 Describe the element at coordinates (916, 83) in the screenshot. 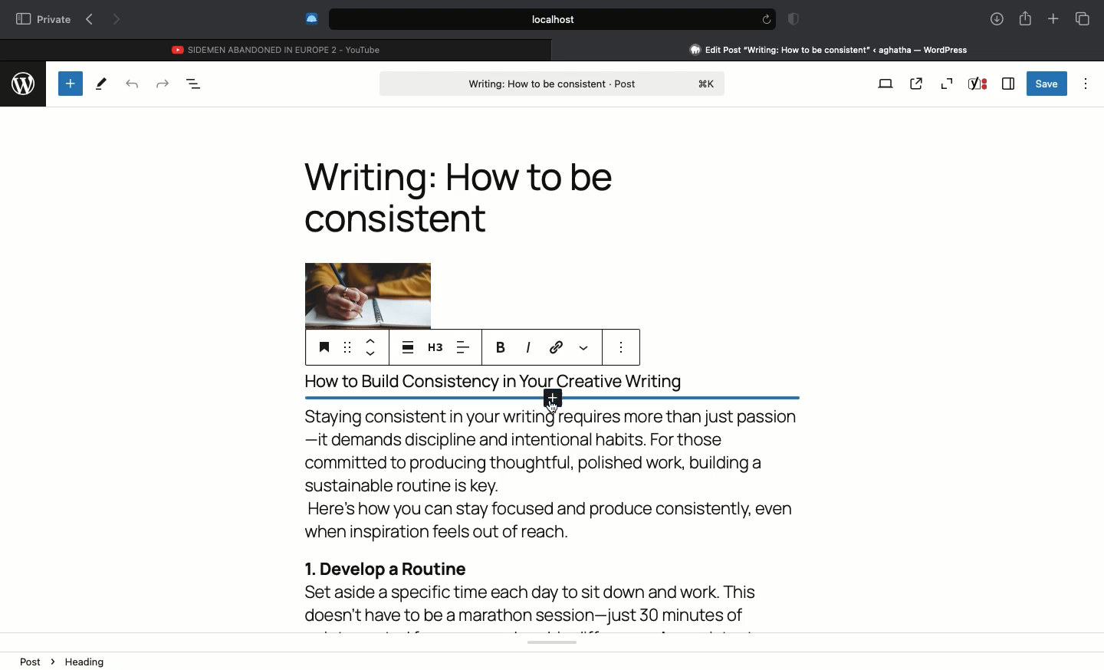

I see `View post` at that location.